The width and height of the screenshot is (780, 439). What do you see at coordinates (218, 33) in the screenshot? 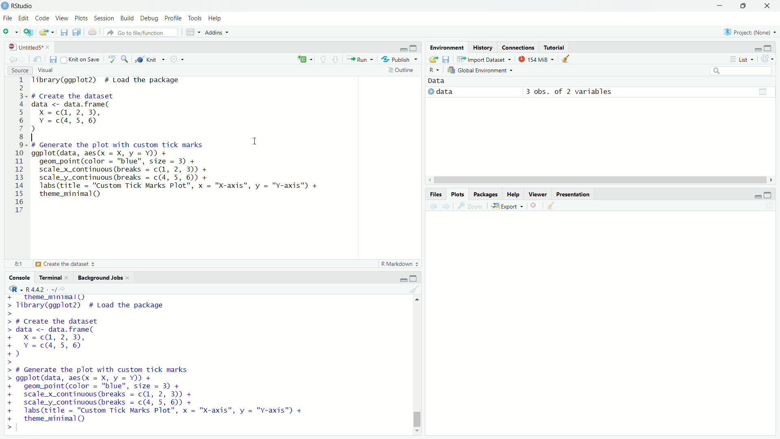
I see `addins` at bounding box center [218, 33].